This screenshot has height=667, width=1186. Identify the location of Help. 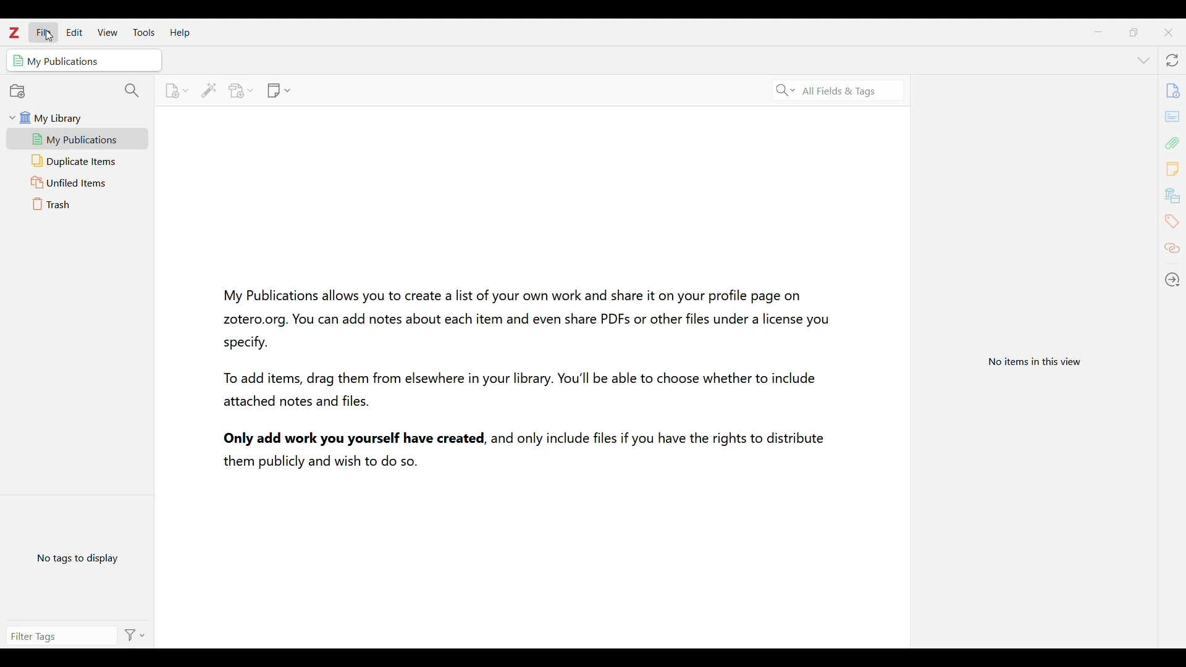
(180, 33).